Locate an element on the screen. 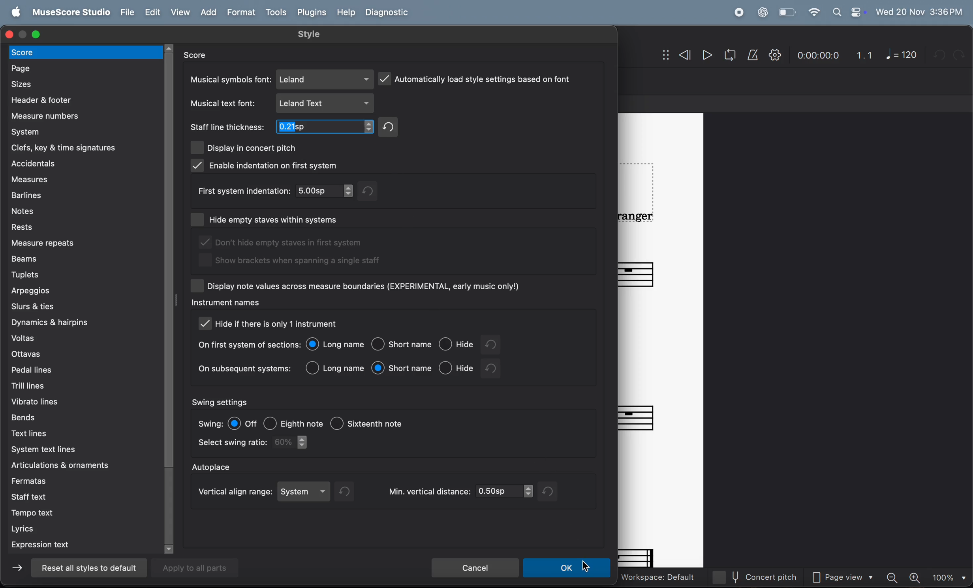 This screenshot has width=973, height=588. vertical align rage is located at coordinates (233, 492).